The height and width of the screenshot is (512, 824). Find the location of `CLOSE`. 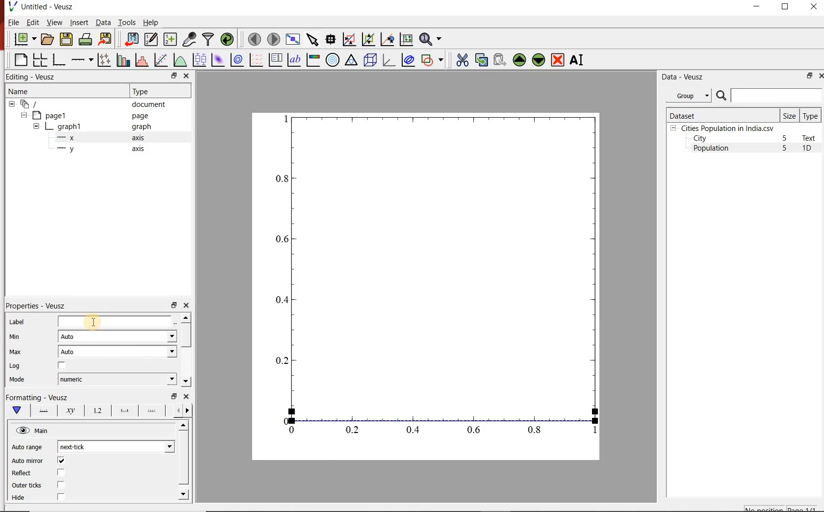

CLOSE is located at coordinates (813, 8).